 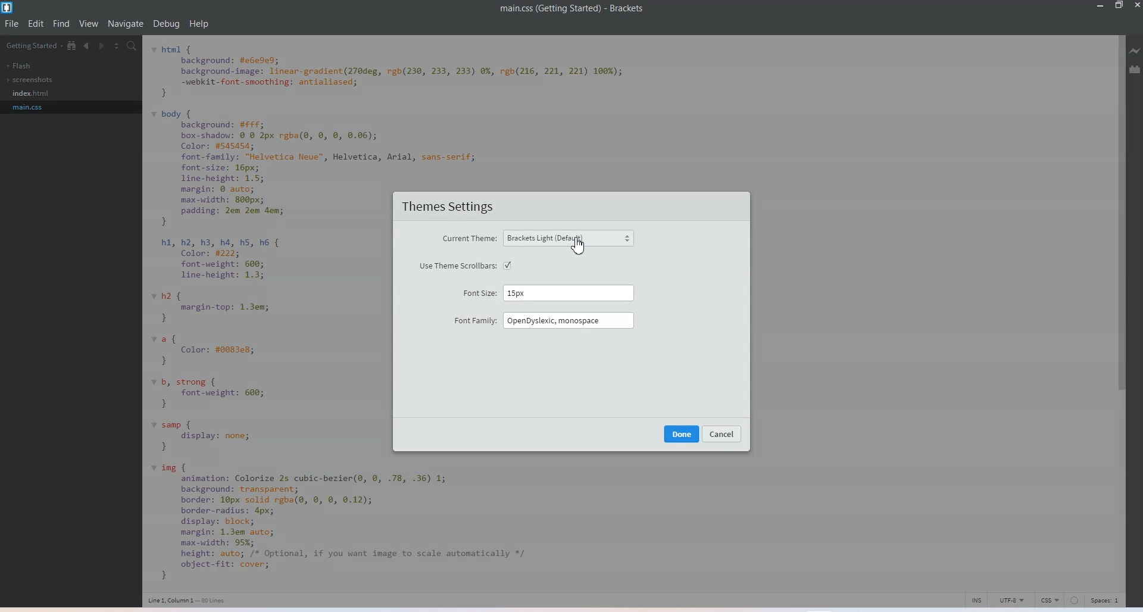 What do you see at coordinates (1136, 69) in the screenshot?
I see `Extension Manager` at bounding box center [1136, 69].